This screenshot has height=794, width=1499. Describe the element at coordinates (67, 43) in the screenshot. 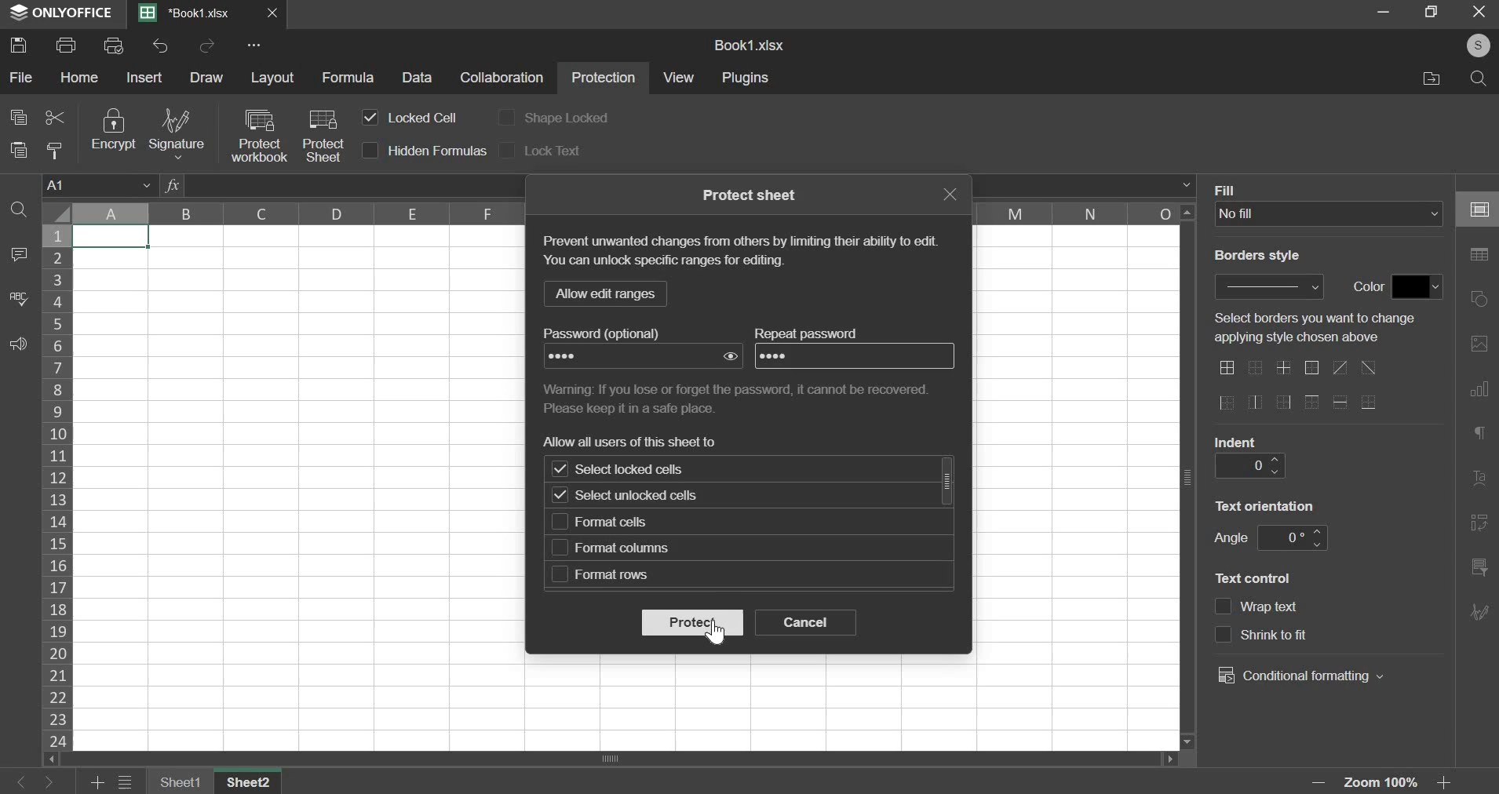

I see `print` at that location.